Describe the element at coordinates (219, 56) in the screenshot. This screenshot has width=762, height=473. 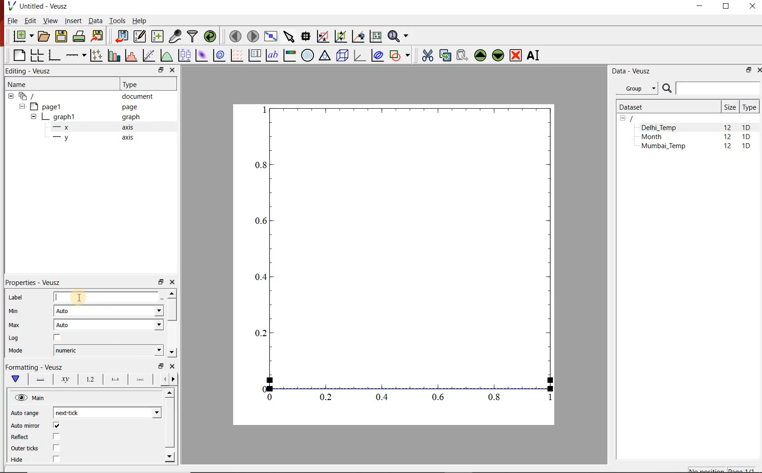
I see `plot a 2d dataset as contours` at that location.